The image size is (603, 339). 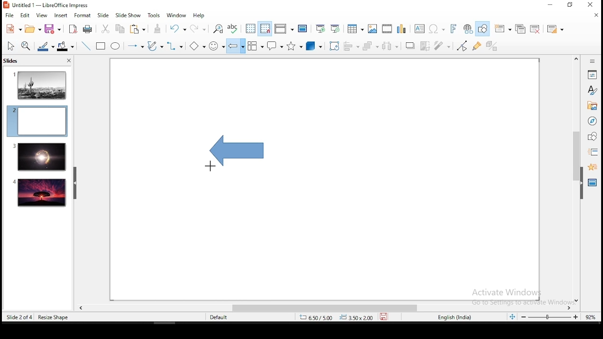 I want to click on save, so click(x=386, y=316).